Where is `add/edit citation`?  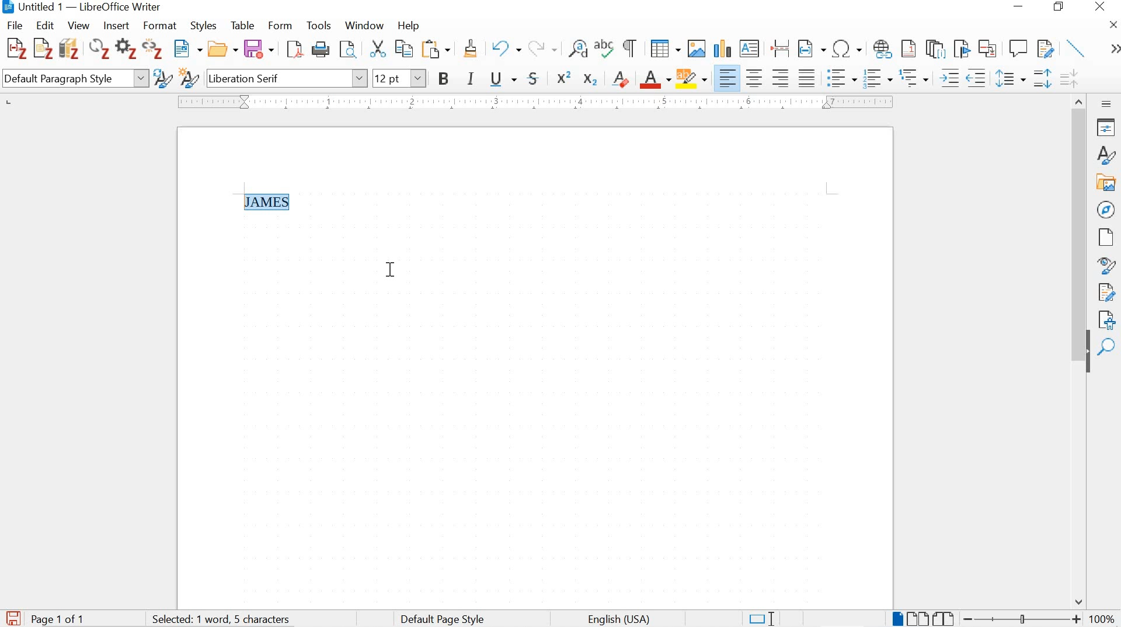 add/edit citation is located at coordinates (16, 49).